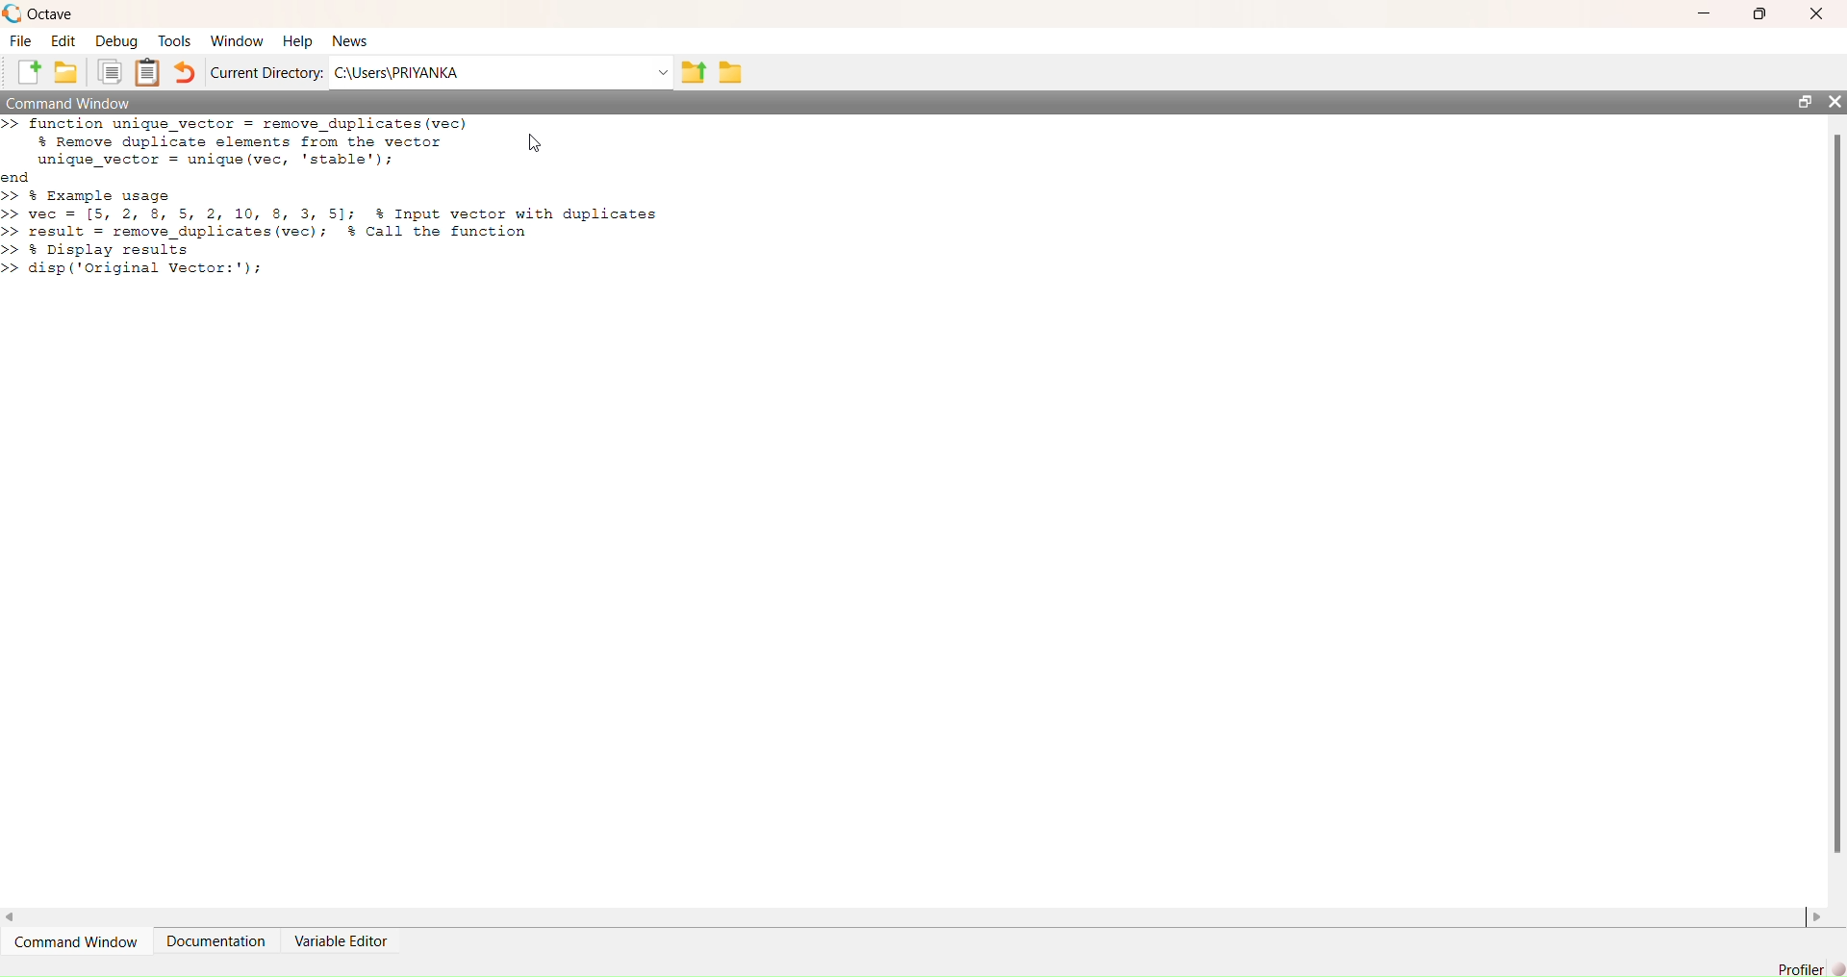  What do you see at coordinates (63, 42) in the screenshot?
I see `edit` at bounding box center [63, 42].